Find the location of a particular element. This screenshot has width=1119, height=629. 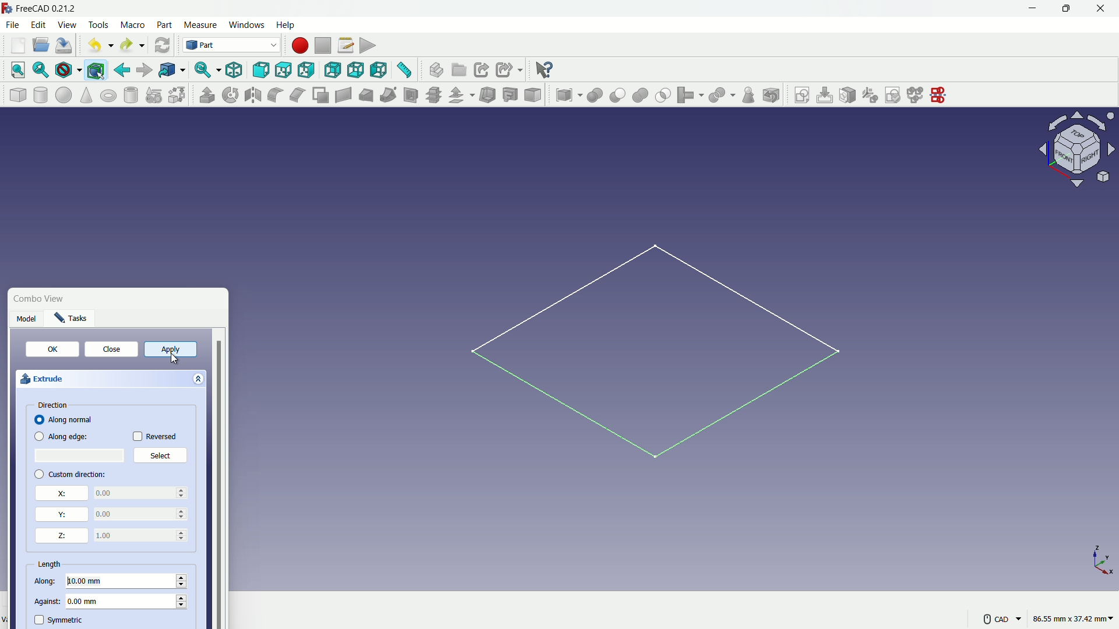

bottom view is located at coordinates (356, 69).